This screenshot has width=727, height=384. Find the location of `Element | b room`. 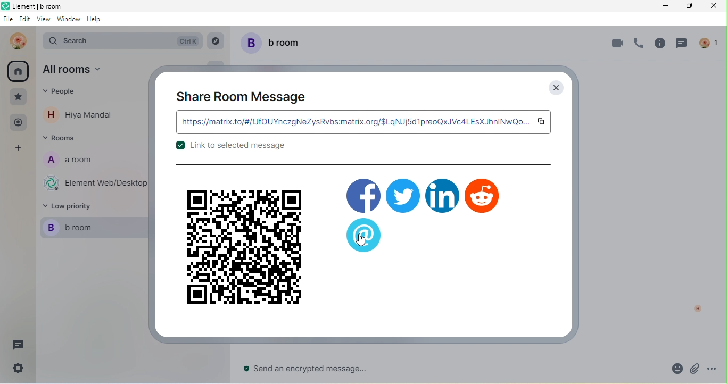

Element | b room is located at coordinates (44, 6).